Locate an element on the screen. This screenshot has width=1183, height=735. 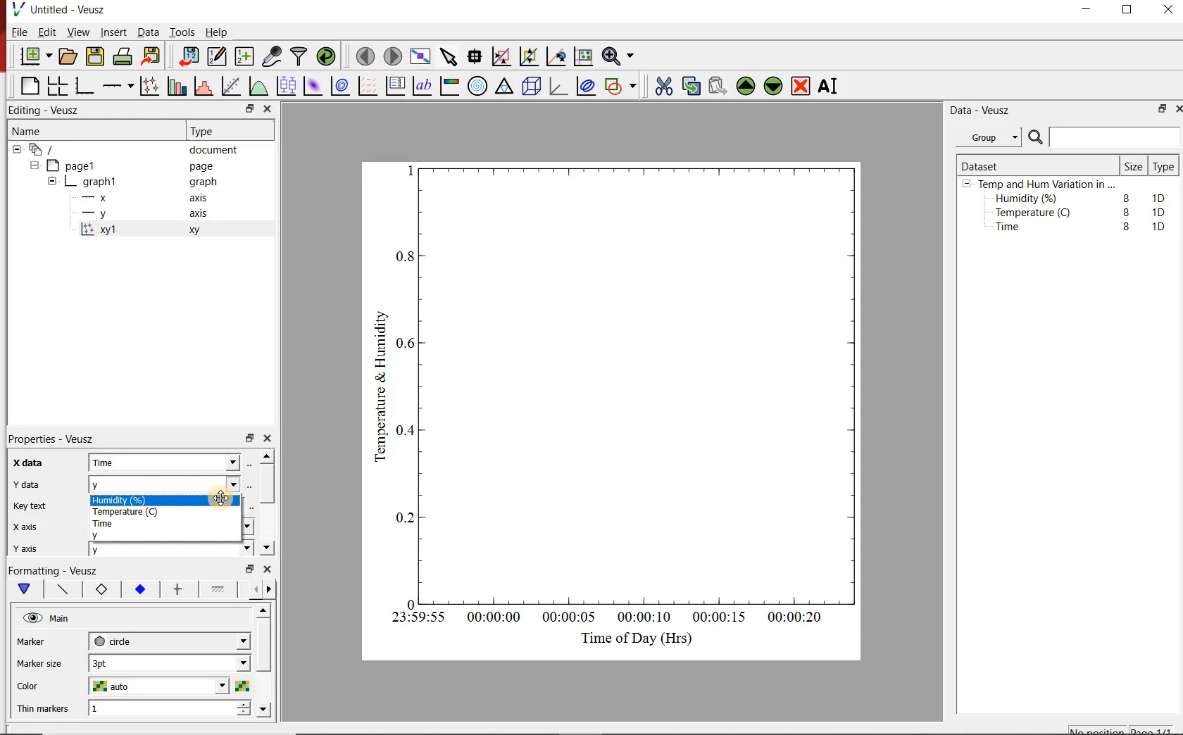
Marker size is located at coordinates (46, 662).